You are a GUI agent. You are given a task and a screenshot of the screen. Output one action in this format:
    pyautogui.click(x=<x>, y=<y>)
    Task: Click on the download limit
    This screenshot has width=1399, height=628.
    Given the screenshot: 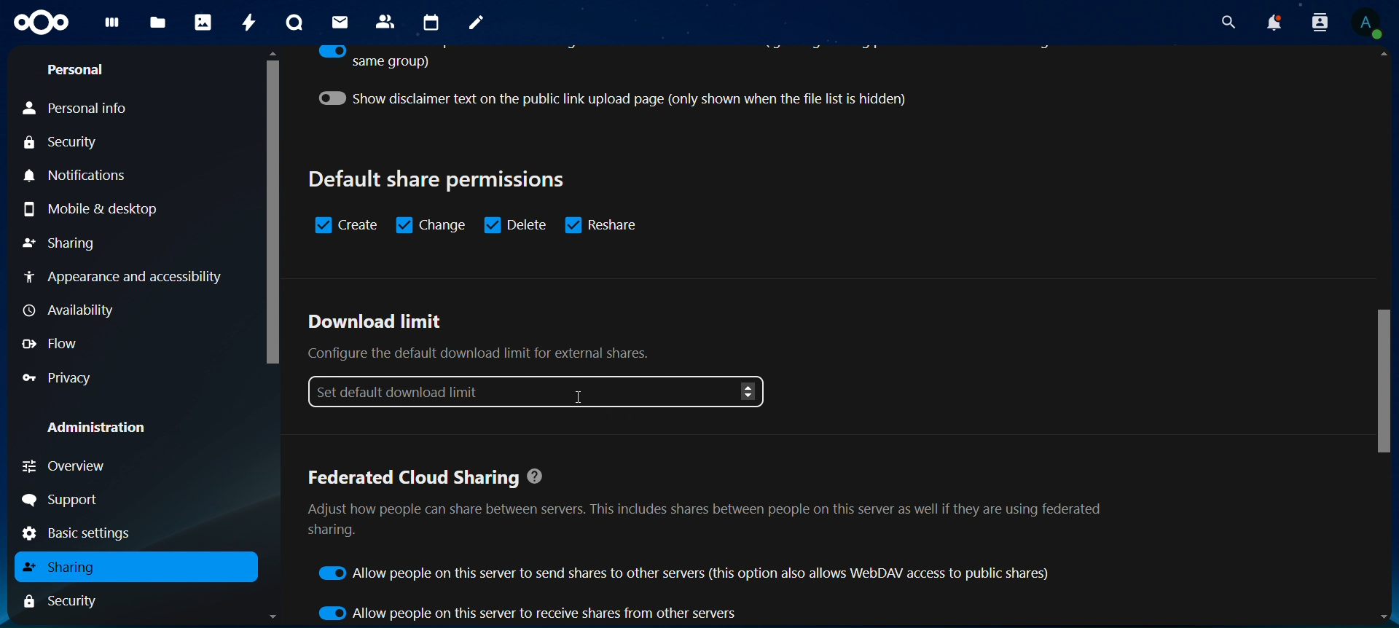 What is the action you would take?
    pyautogui.click(x=541, y=359)
    